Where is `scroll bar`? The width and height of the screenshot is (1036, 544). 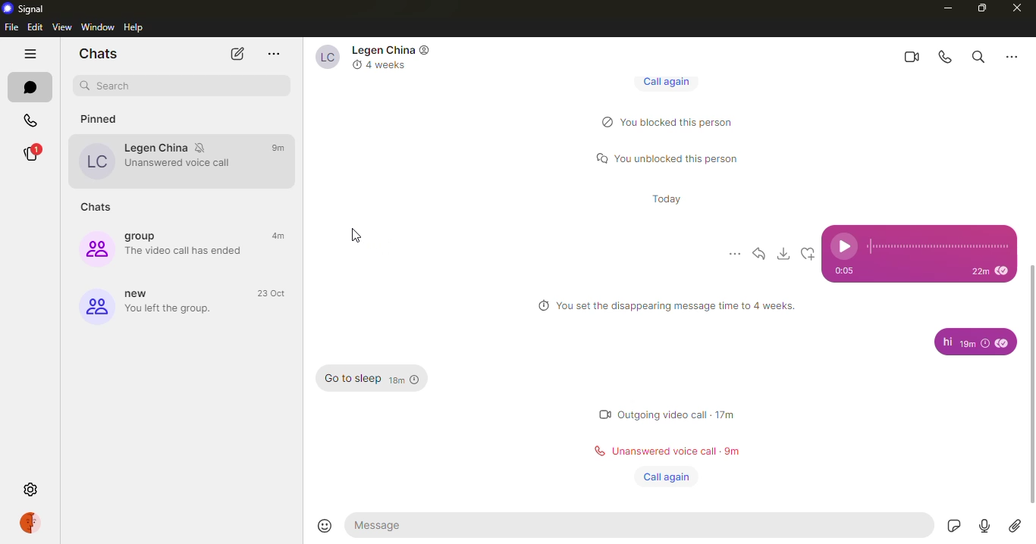
scroll bar is located at coordinates (1031, 389).